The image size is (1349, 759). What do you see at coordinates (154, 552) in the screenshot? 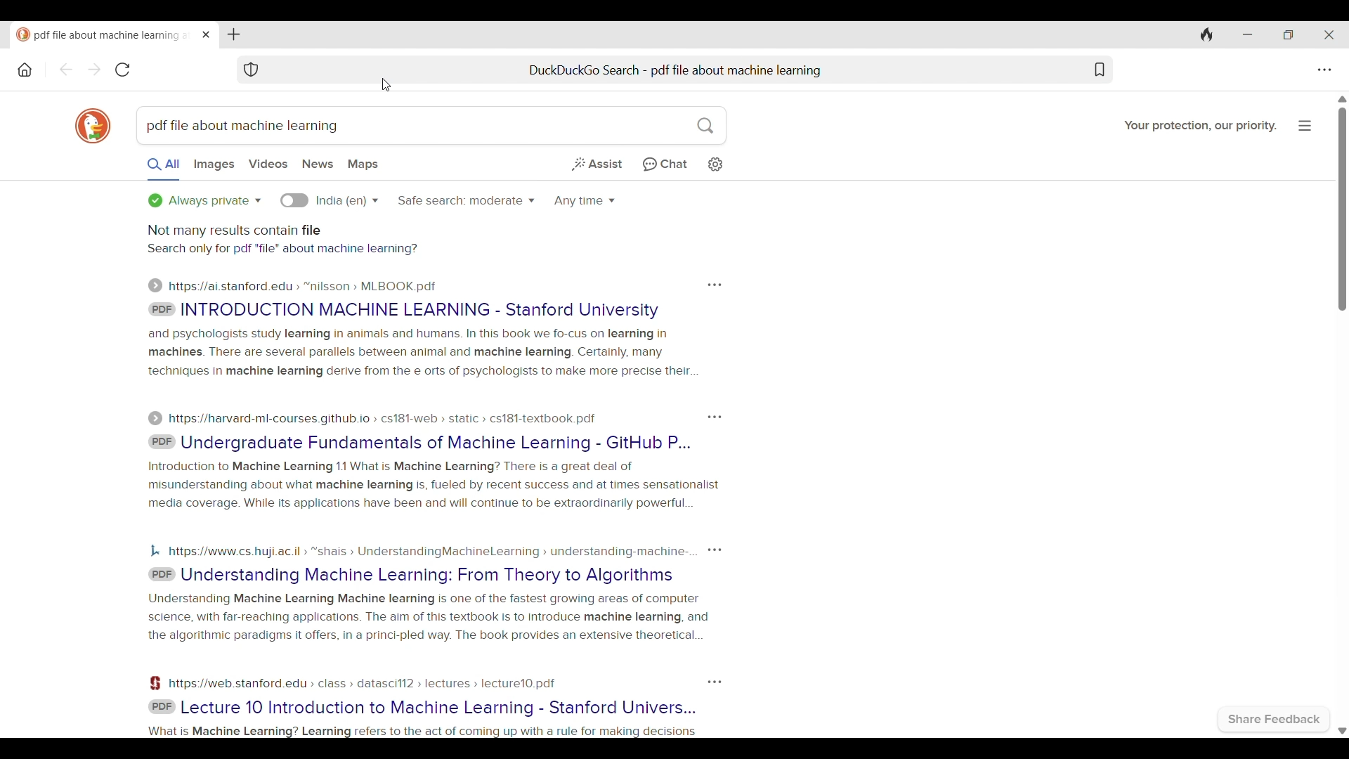
I see `Site logo` at bounding box center [154, 552].